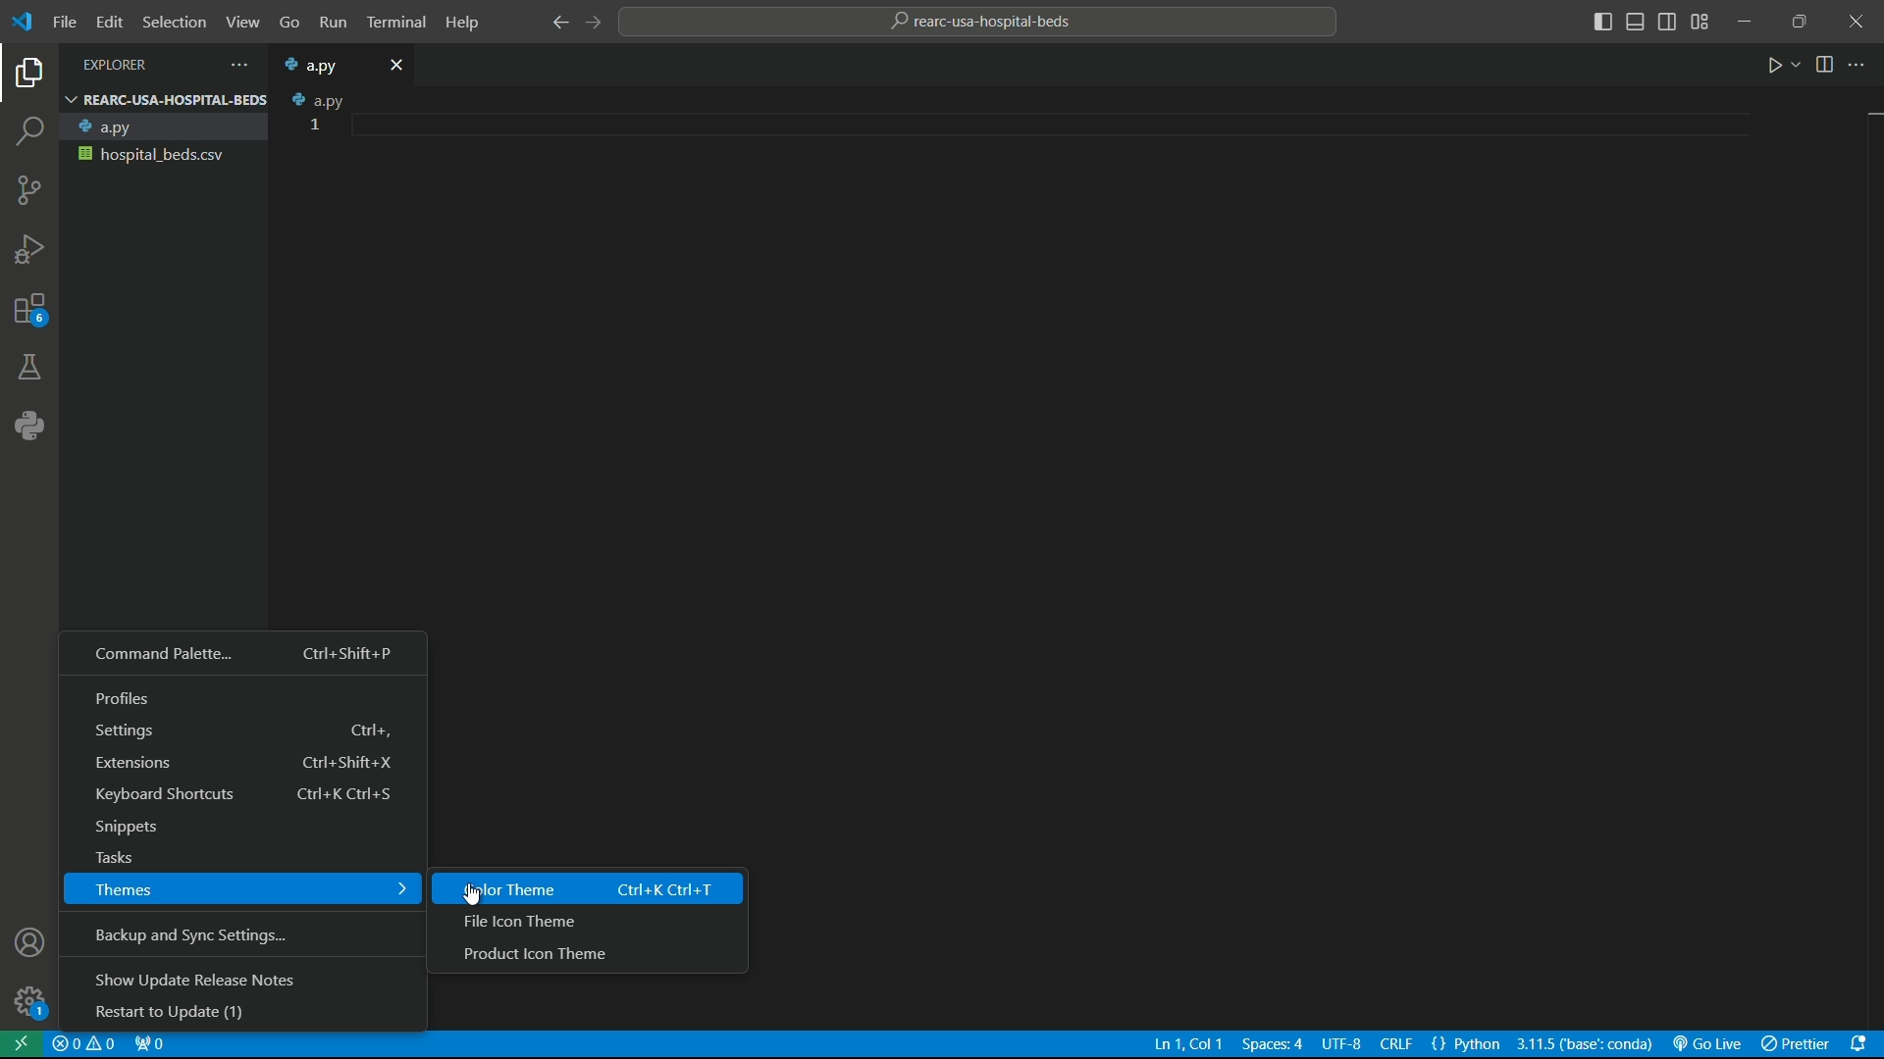 The height and width of the screenshot is (1059, 1884). What do you see at coordinates (1827, 63) in the screenshot?
I see `split editor right` at bounding box center [1827, 63].